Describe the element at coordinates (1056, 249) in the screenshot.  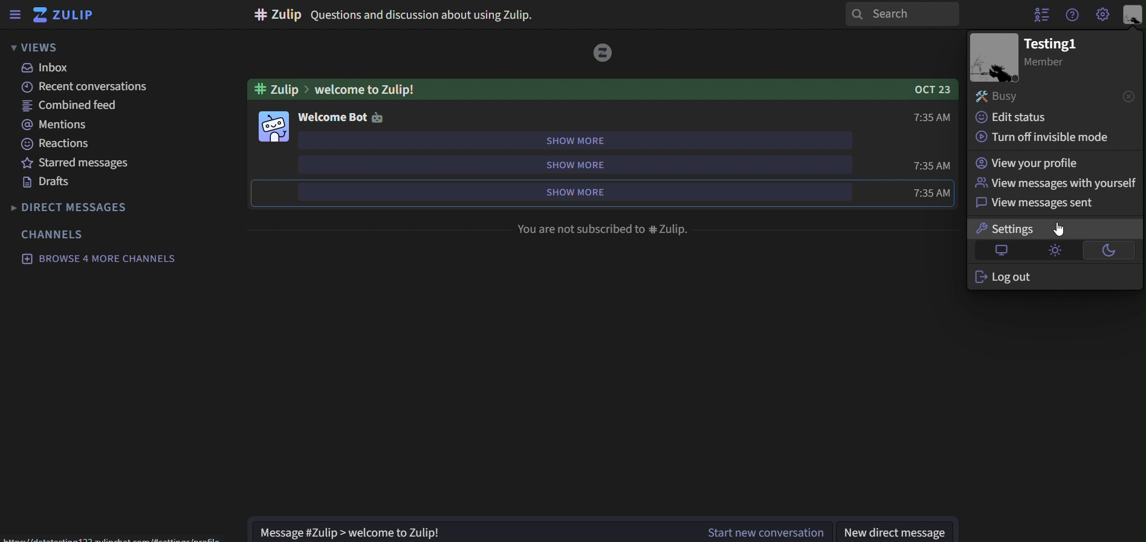
I see `light theme` at that location.